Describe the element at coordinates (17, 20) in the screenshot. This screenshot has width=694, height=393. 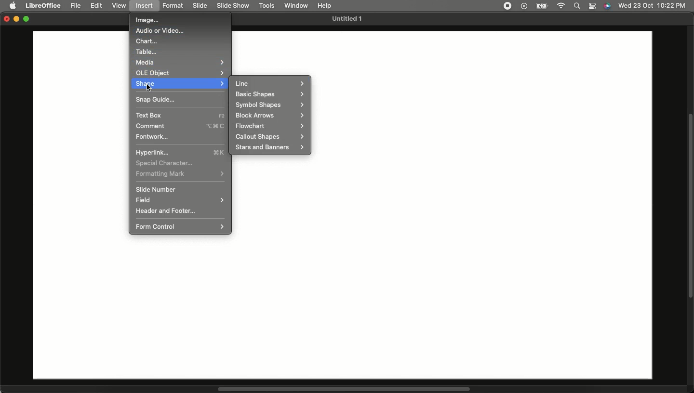
I see `Minimize` at that location.